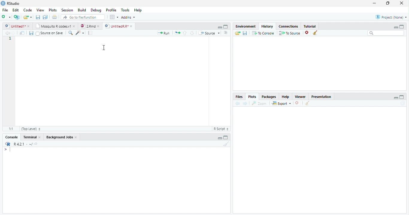 The width and height of the screenshot is (409, 215). What do you see at coordinates (40, 10) in the screenshot?
I see `View` at bounding box center [40, 10].